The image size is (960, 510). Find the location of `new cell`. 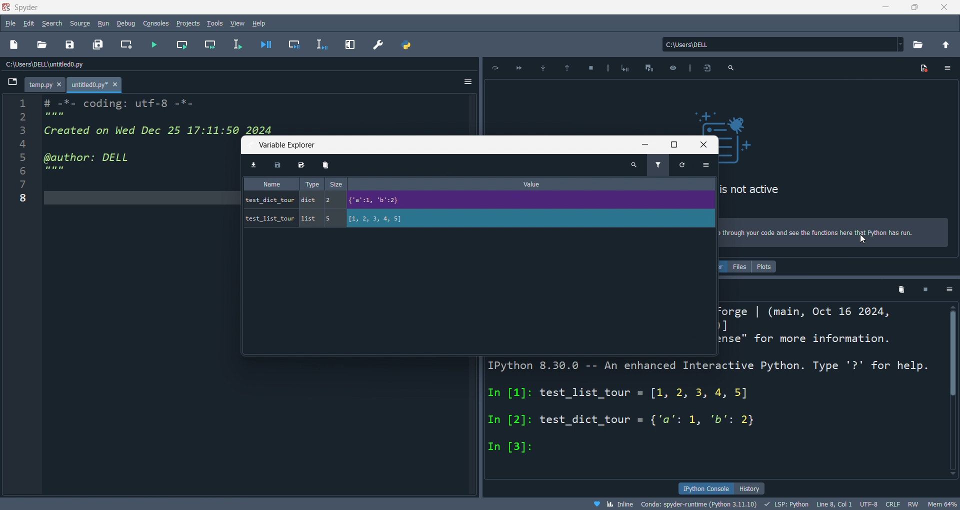

new cell is located at coordinates (127, 45).